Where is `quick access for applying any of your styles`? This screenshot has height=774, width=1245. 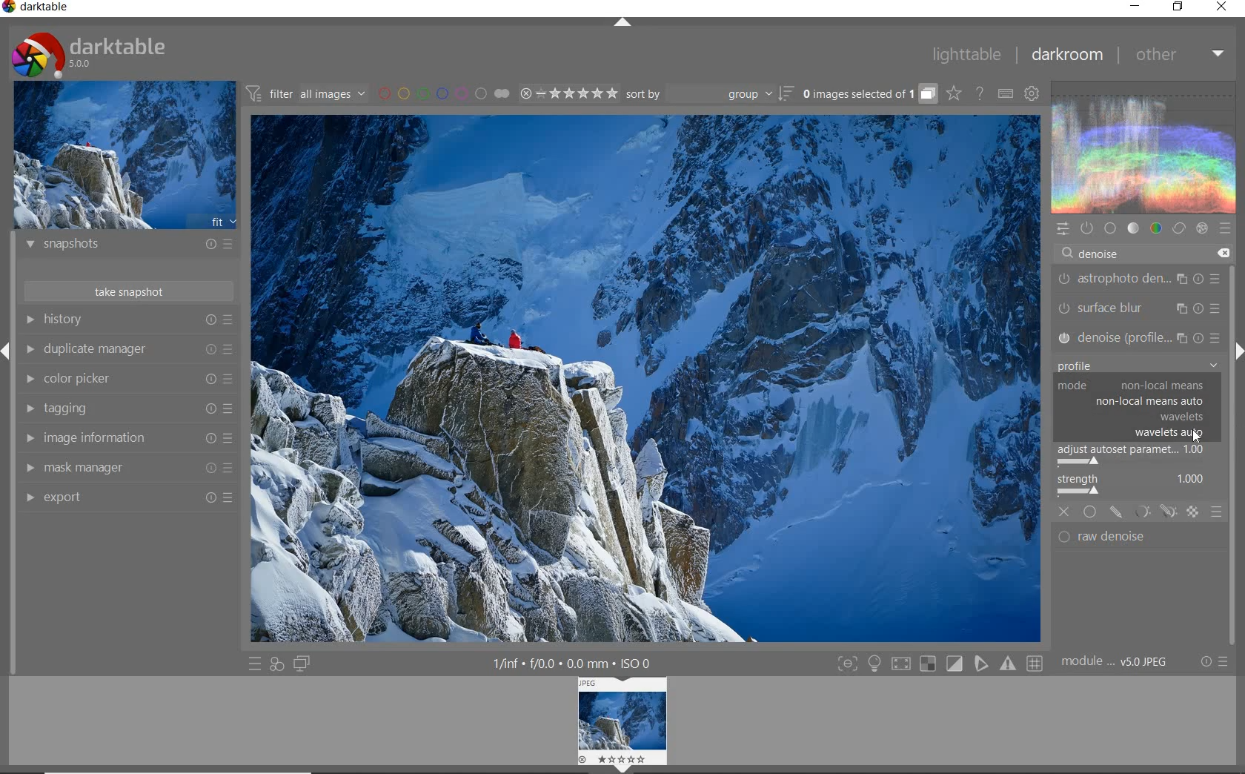
quick access for applying any of your styles is located at coordinates (277, 666).